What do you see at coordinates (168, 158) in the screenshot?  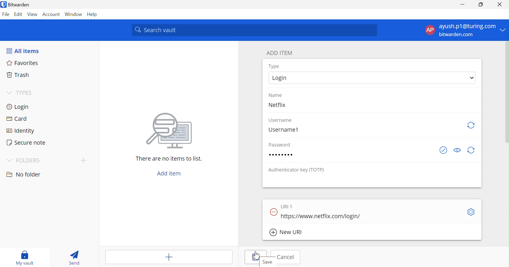 I see `There are no items to list.` at bounding box center [168, 158].